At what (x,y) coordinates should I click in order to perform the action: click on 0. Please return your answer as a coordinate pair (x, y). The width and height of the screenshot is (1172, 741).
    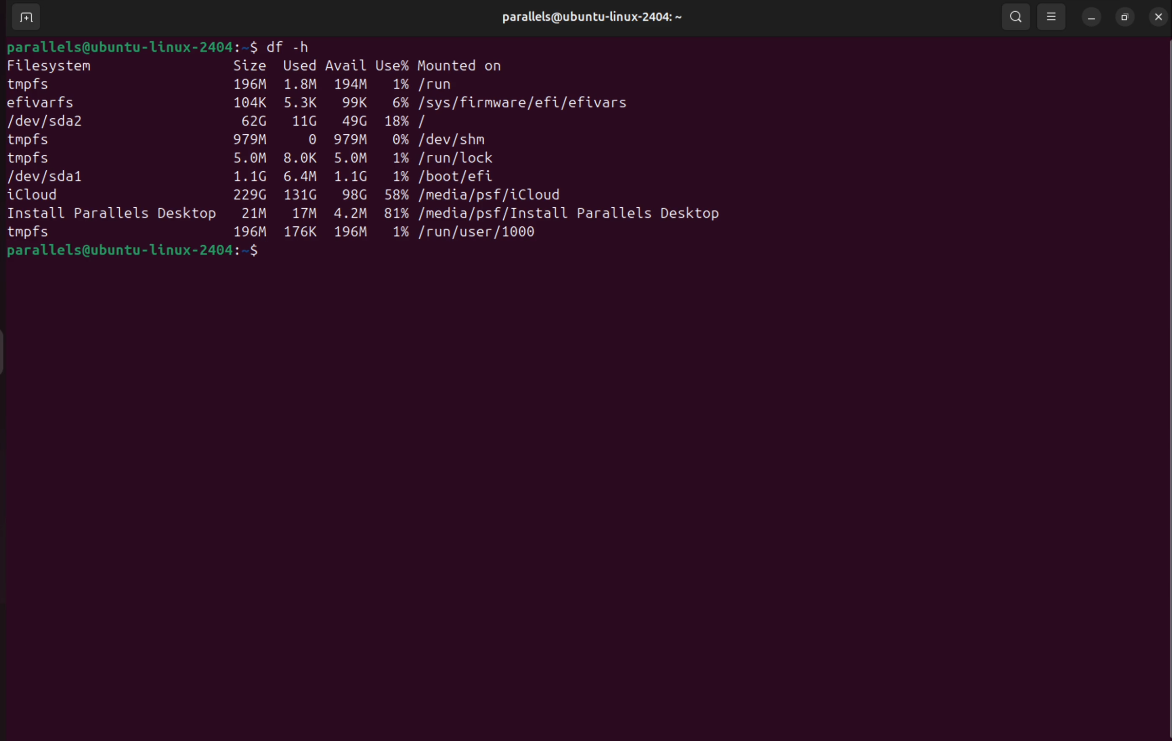
    Looking at the image, I should click on (309, 140).